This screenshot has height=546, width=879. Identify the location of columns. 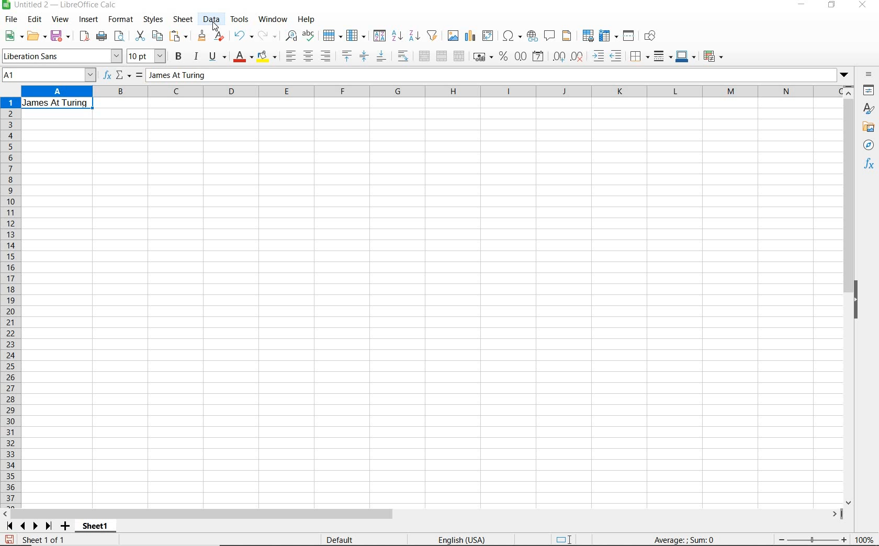
(433, 92).